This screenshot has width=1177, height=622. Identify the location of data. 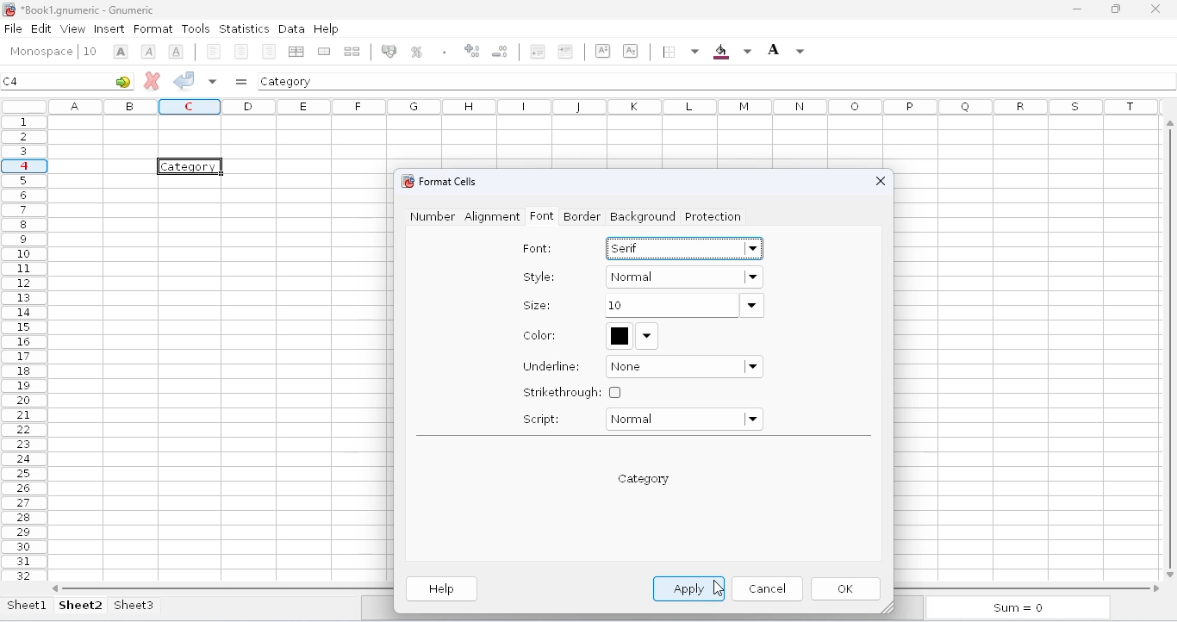
(291, 28).